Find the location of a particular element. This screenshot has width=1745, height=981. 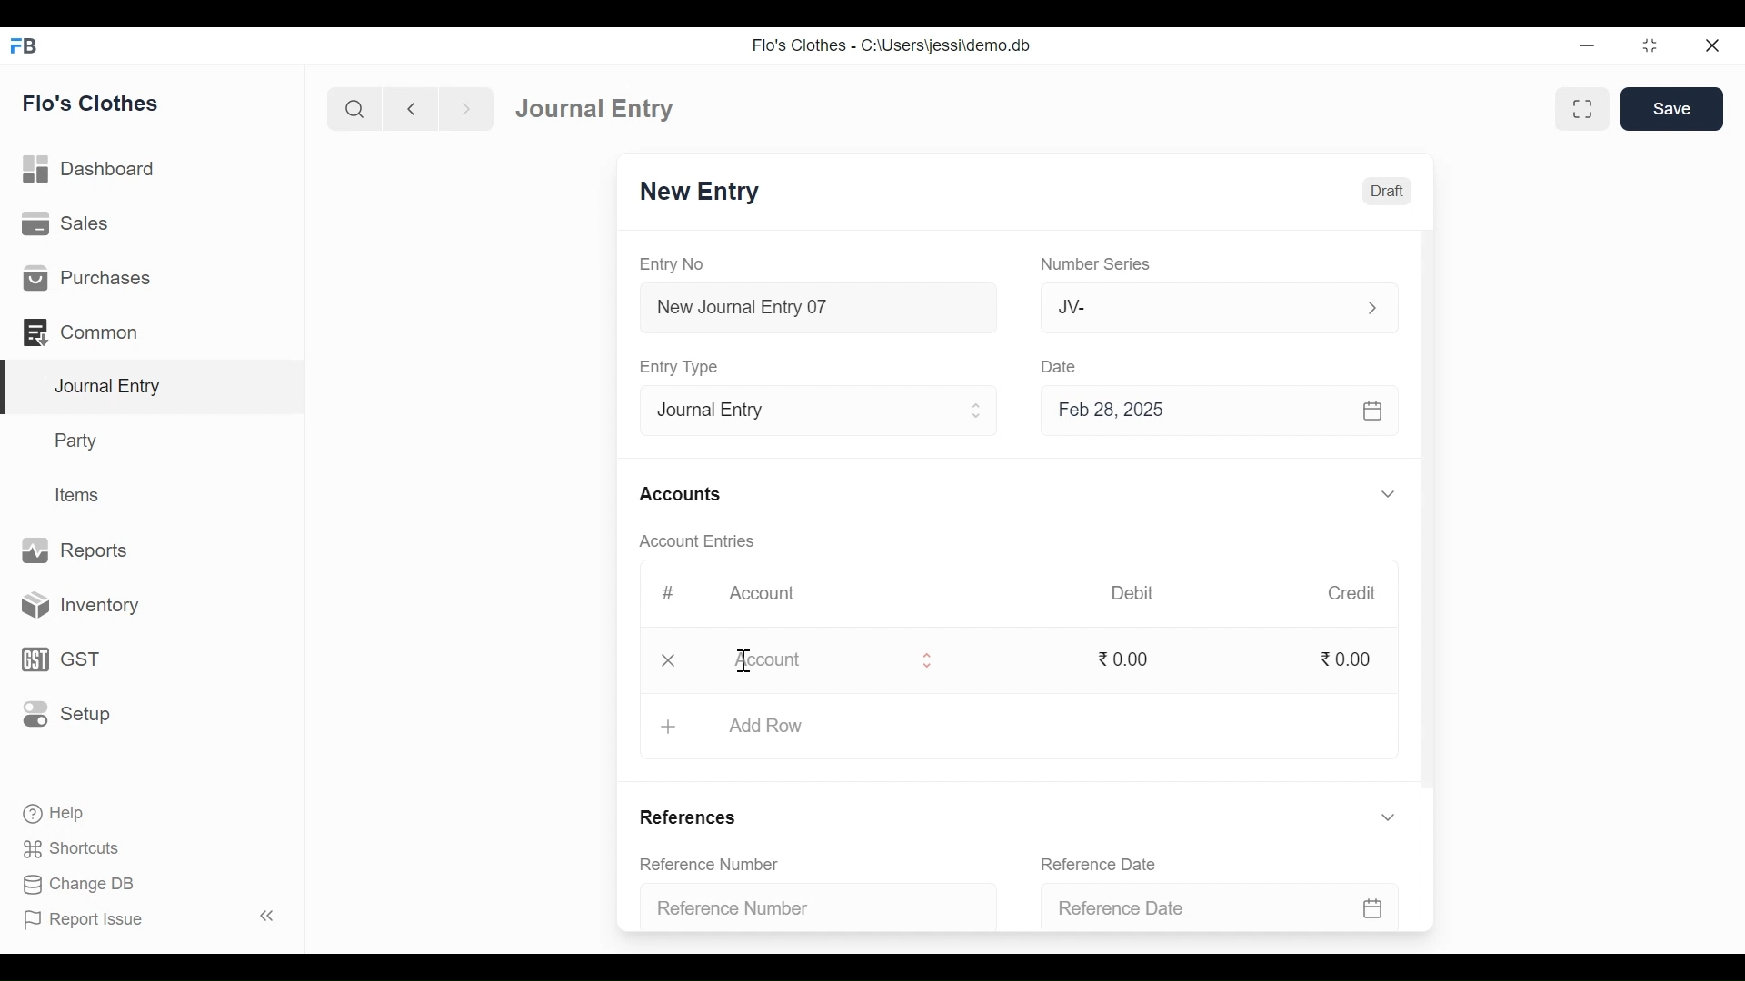

minimize is located at coordinates (1587, 47).